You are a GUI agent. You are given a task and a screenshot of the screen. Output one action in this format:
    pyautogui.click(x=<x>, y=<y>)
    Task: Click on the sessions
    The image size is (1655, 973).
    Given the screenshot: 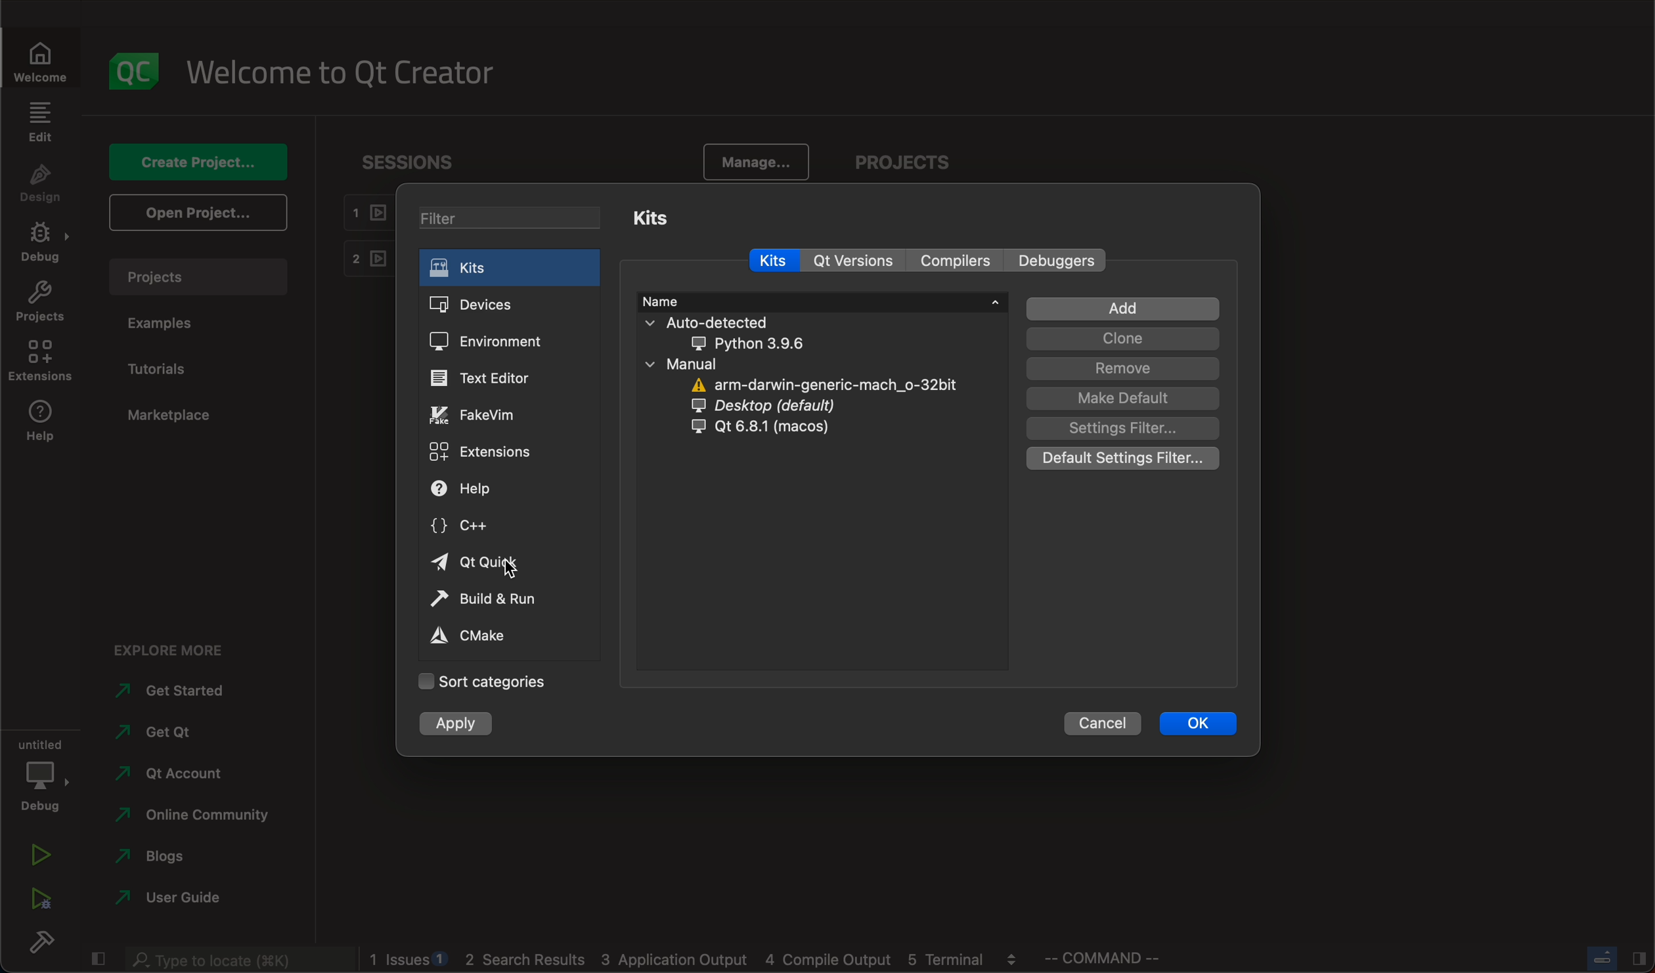 What is the action you would take?
    pyautogui.click(x=414, y=162)
    